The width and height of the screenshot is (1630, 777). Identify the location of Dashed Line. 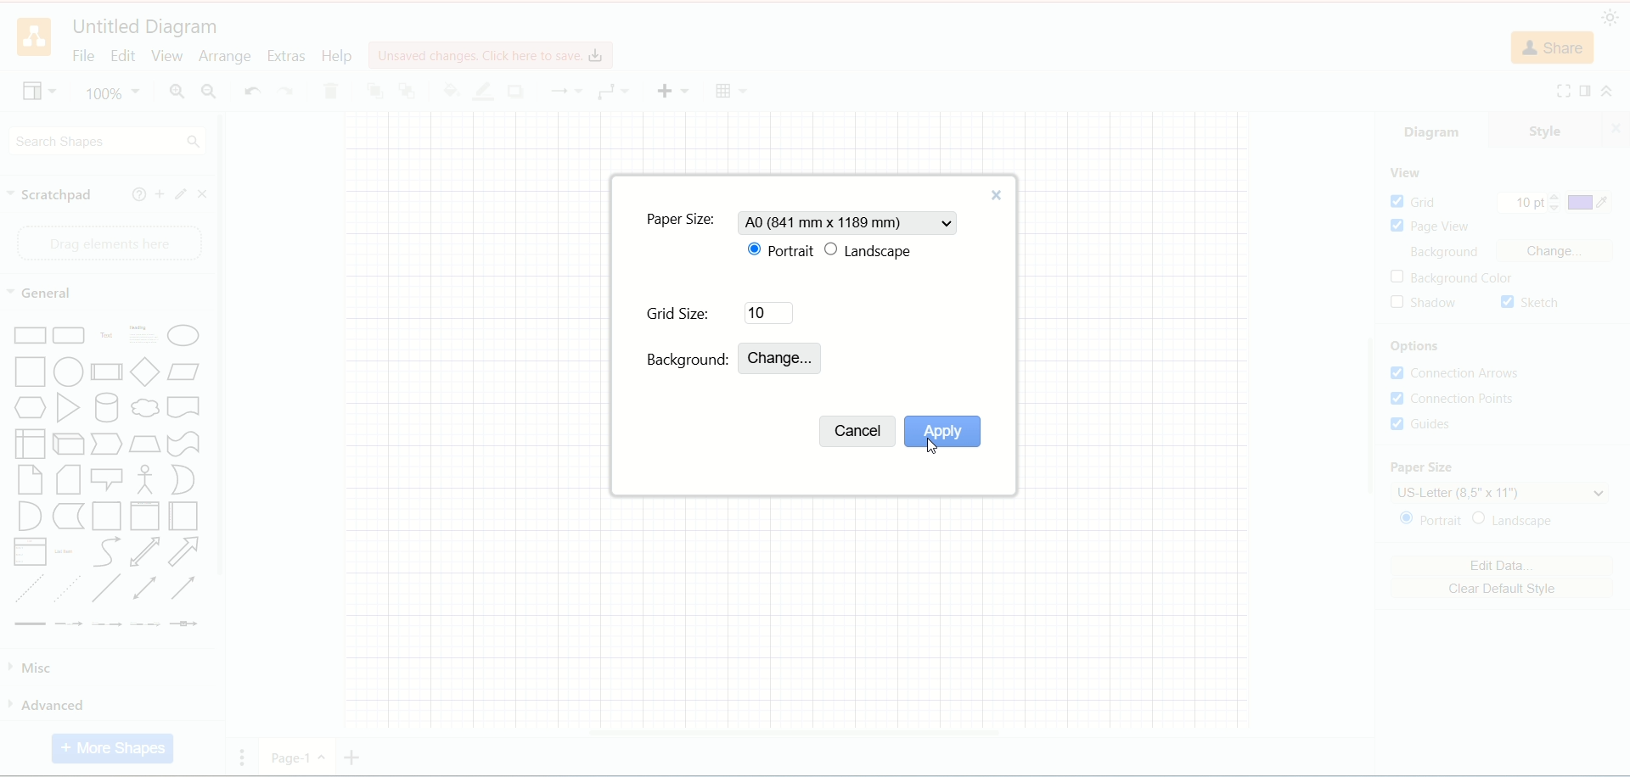
(25, 588).